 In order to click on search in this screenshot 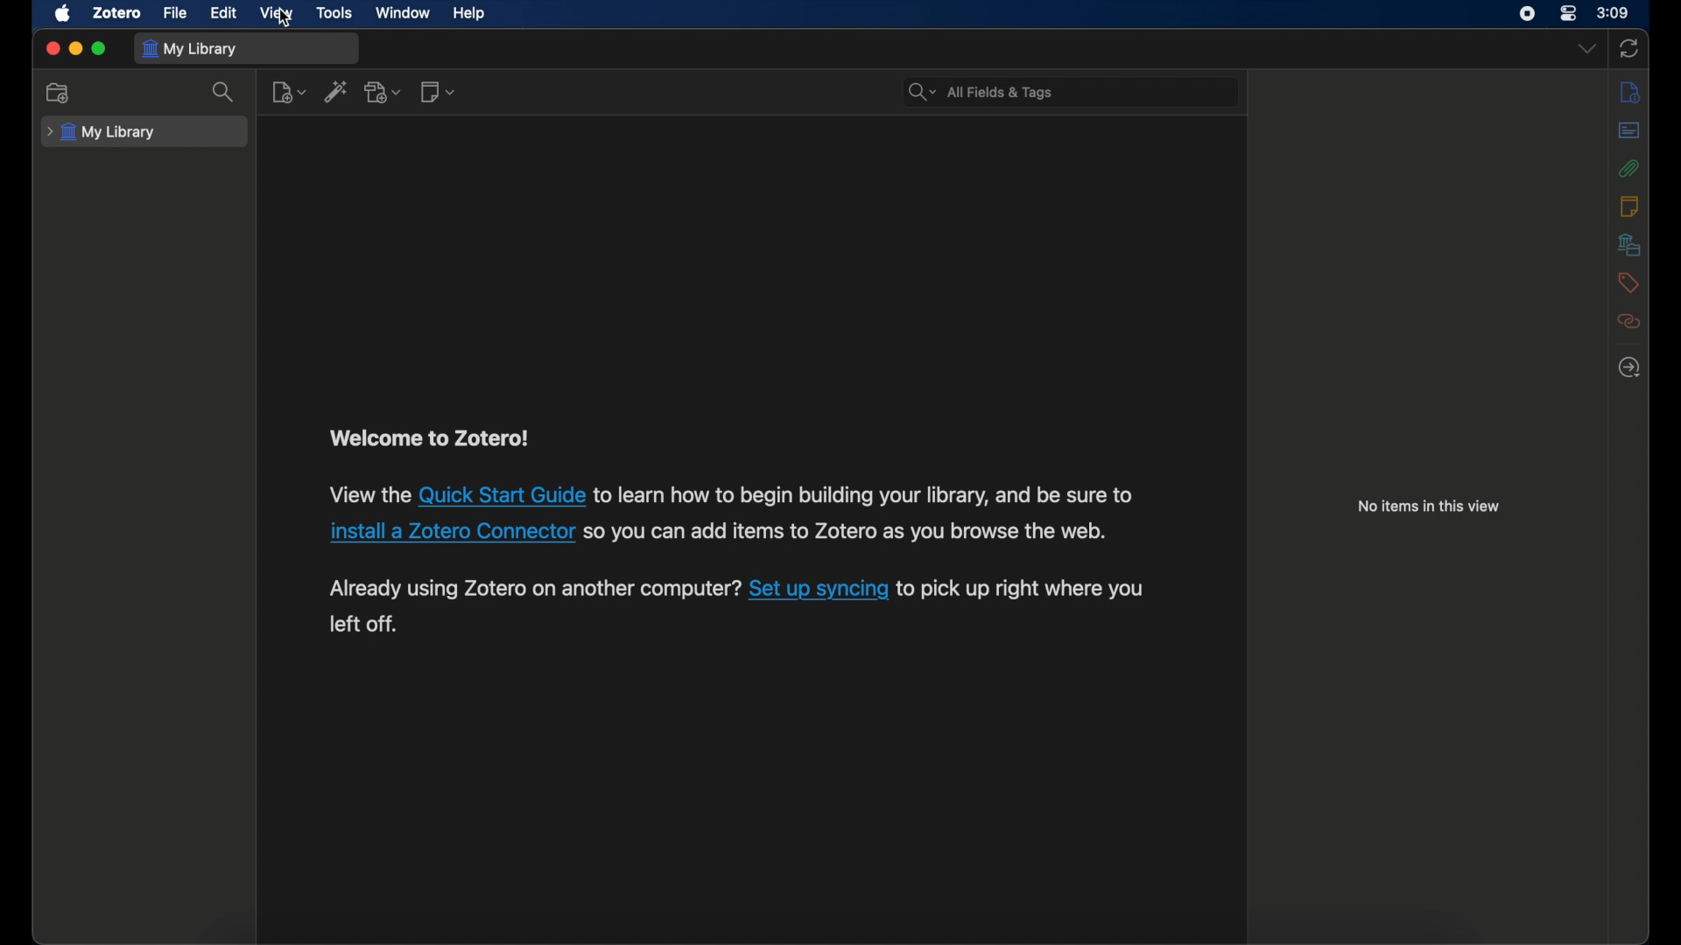, I will do `click(226, 91)`.